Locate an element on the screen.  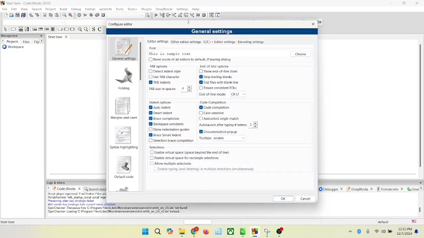
notification is located at coordinates (417, 231).